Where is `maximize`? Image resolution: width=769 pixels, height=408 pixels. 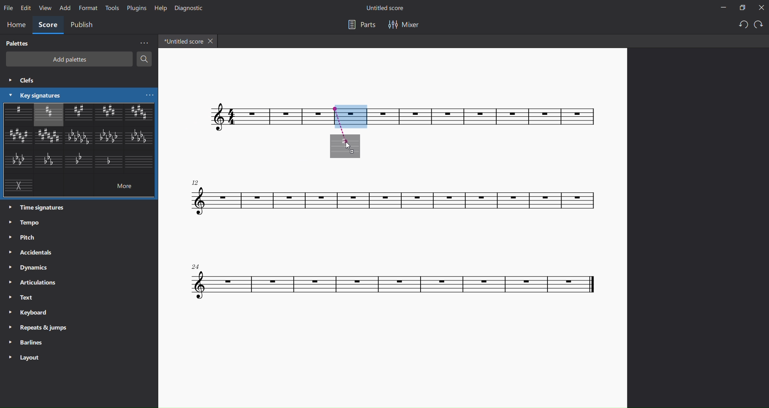
maximize is located at coordinates (741, 8).